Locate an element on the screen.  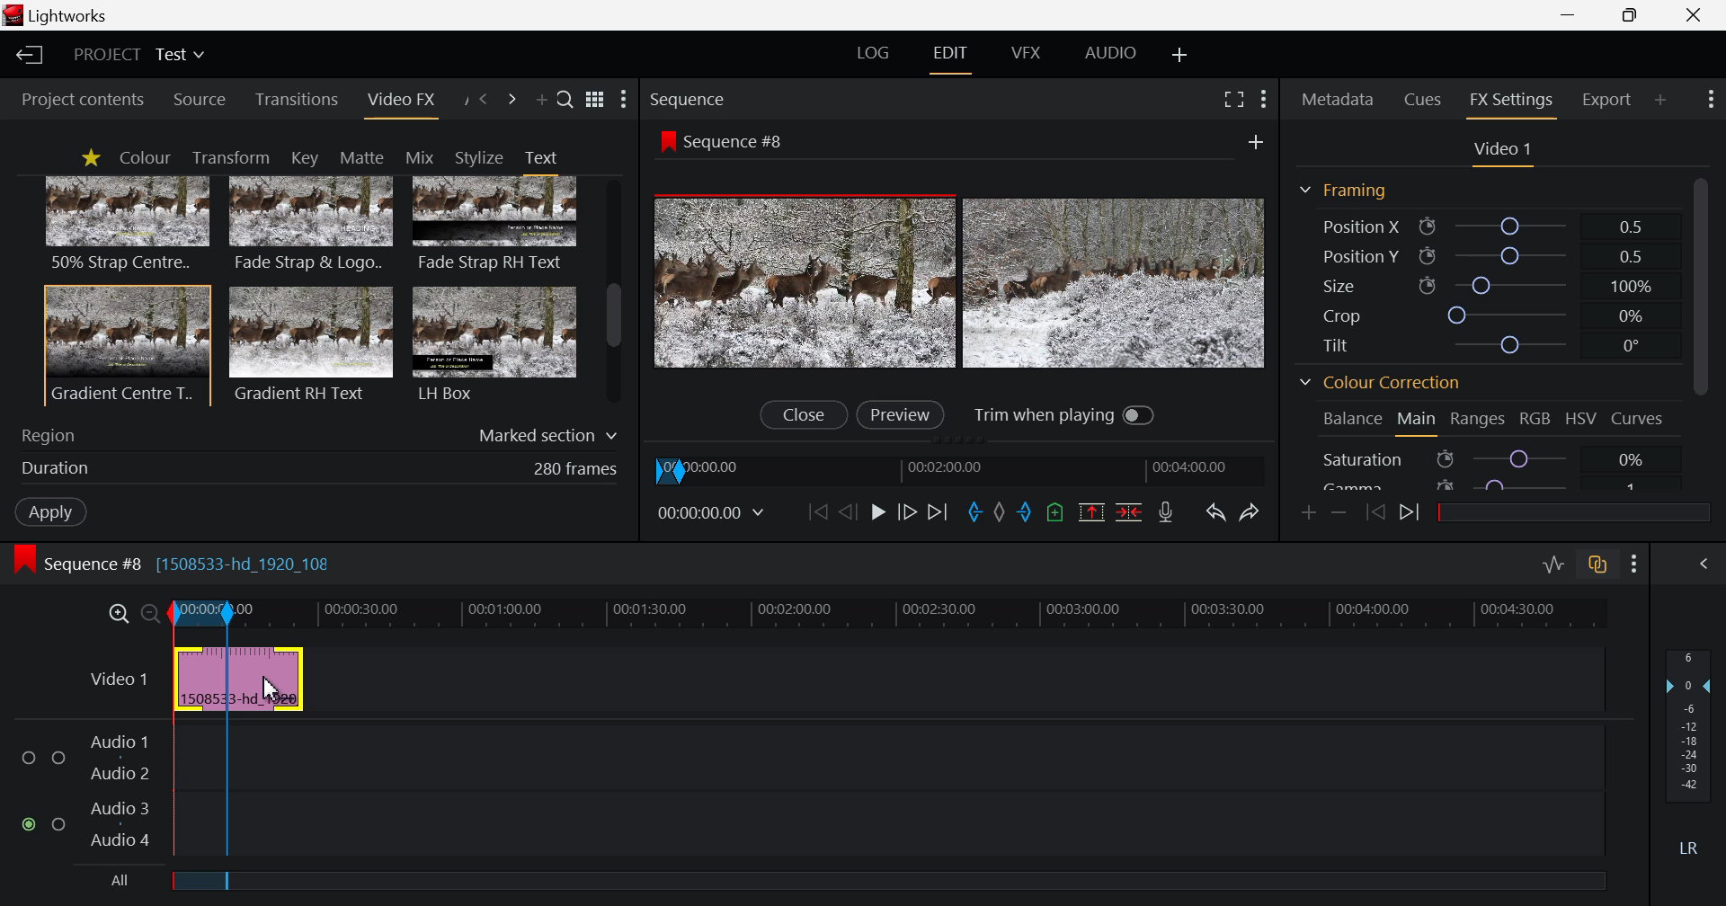
Transitions is located at coordinates (298, 100).